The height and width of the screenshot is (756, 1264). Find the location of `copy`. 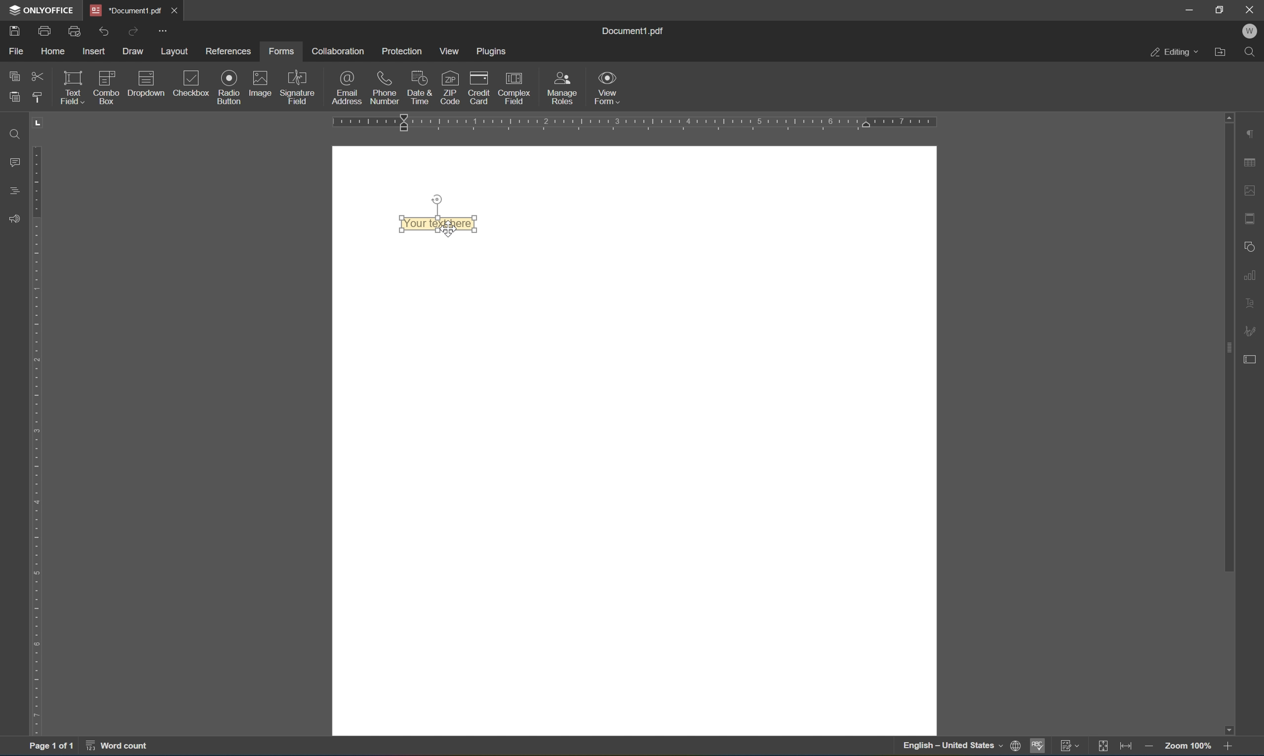

copy is located at coordinates (12, 75).